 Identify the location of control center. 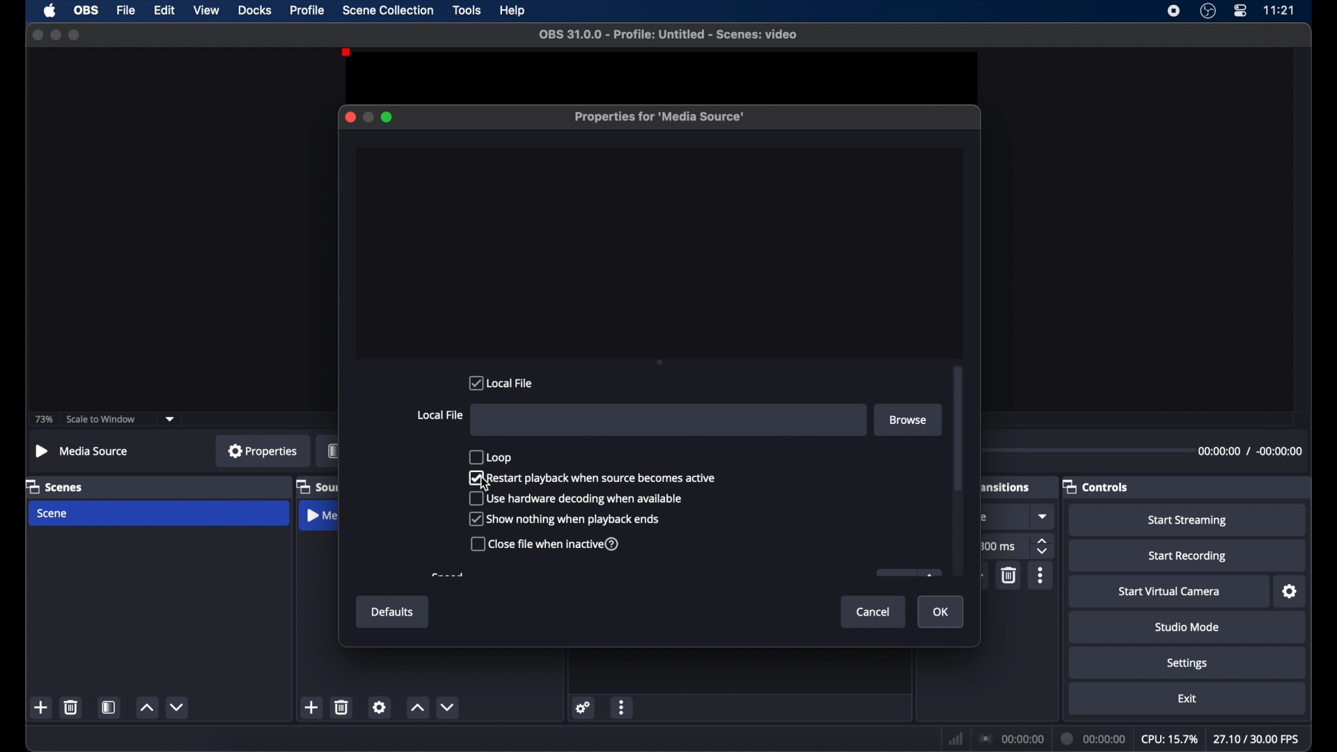
(1240, 11).